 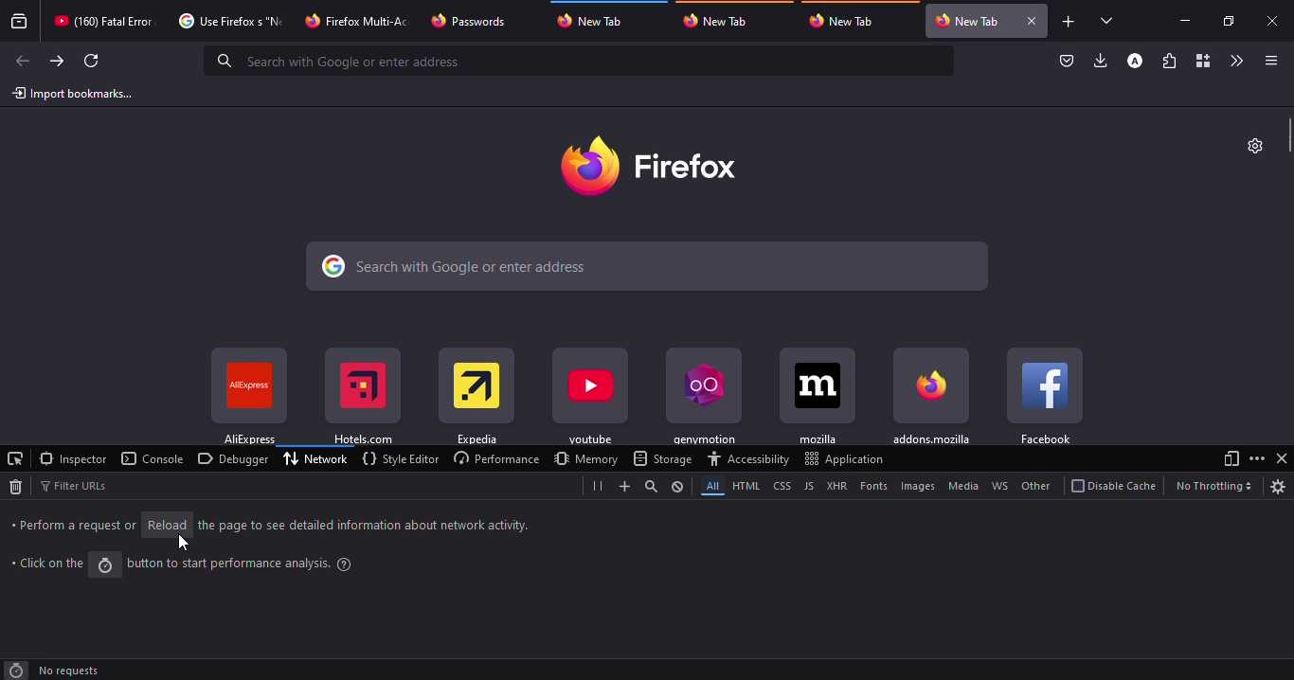 I want to click on xhr, so click(x=836, y=487).